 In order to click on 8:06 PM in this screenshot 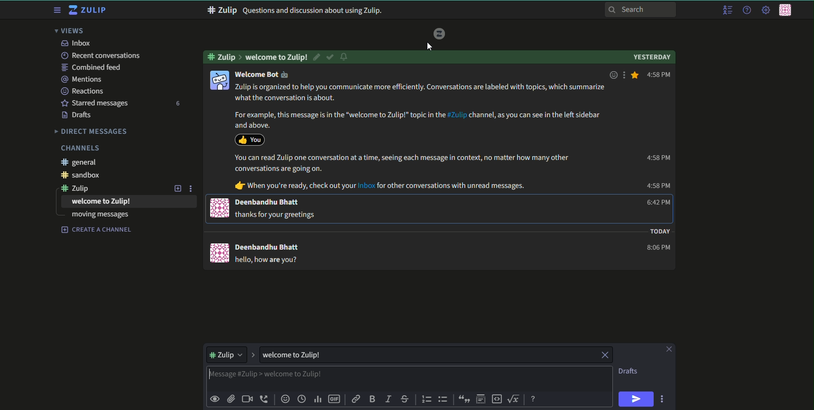, I will do `click(658, 247)`.